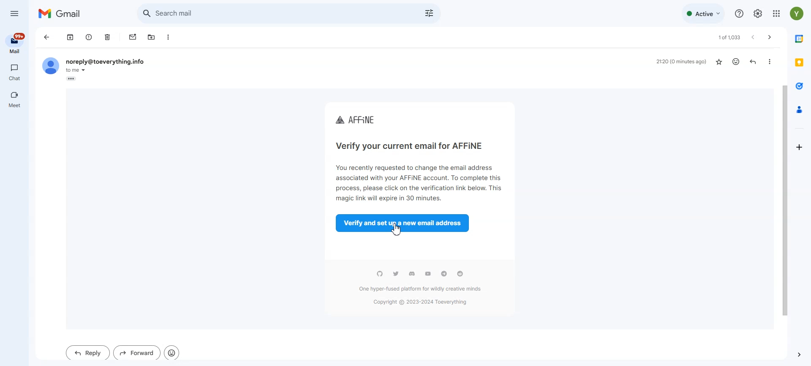  Describe the element at coordinates (150, 38) in the screenshot. I see `Move to` at that location.